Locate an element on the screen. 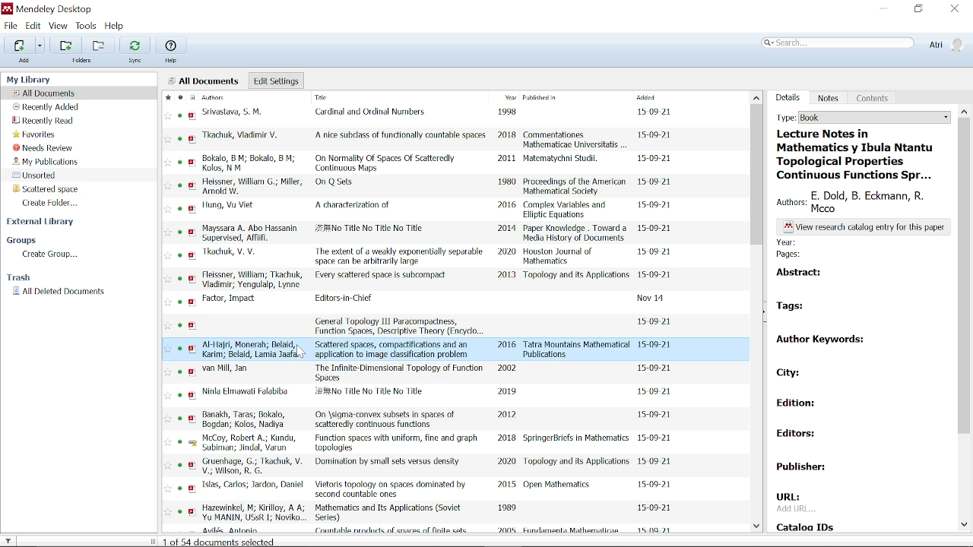  Vertical scrollbar for details is located at coordinates (965, 275).